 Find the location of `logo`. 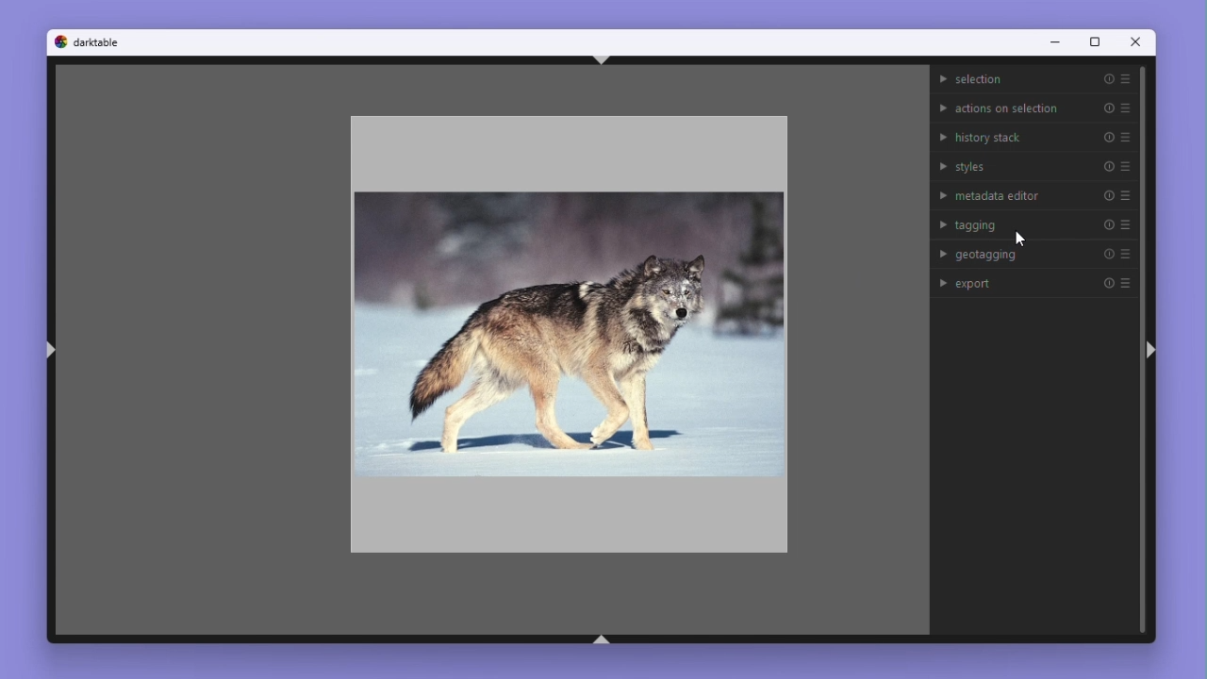

logo is located at coordinates (59, 41).